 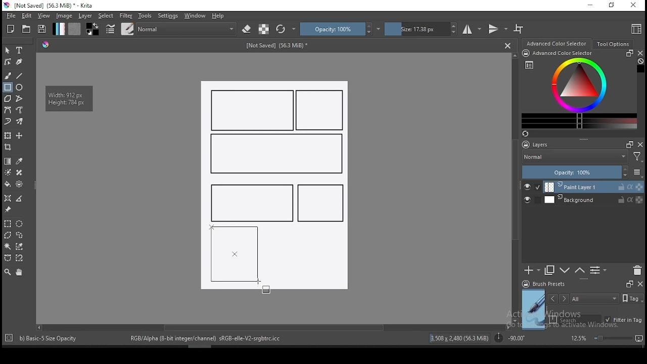 What do you see at coordinates (86, 16) in the screenshot?
I see `layer` at bounding box center [86, 16].